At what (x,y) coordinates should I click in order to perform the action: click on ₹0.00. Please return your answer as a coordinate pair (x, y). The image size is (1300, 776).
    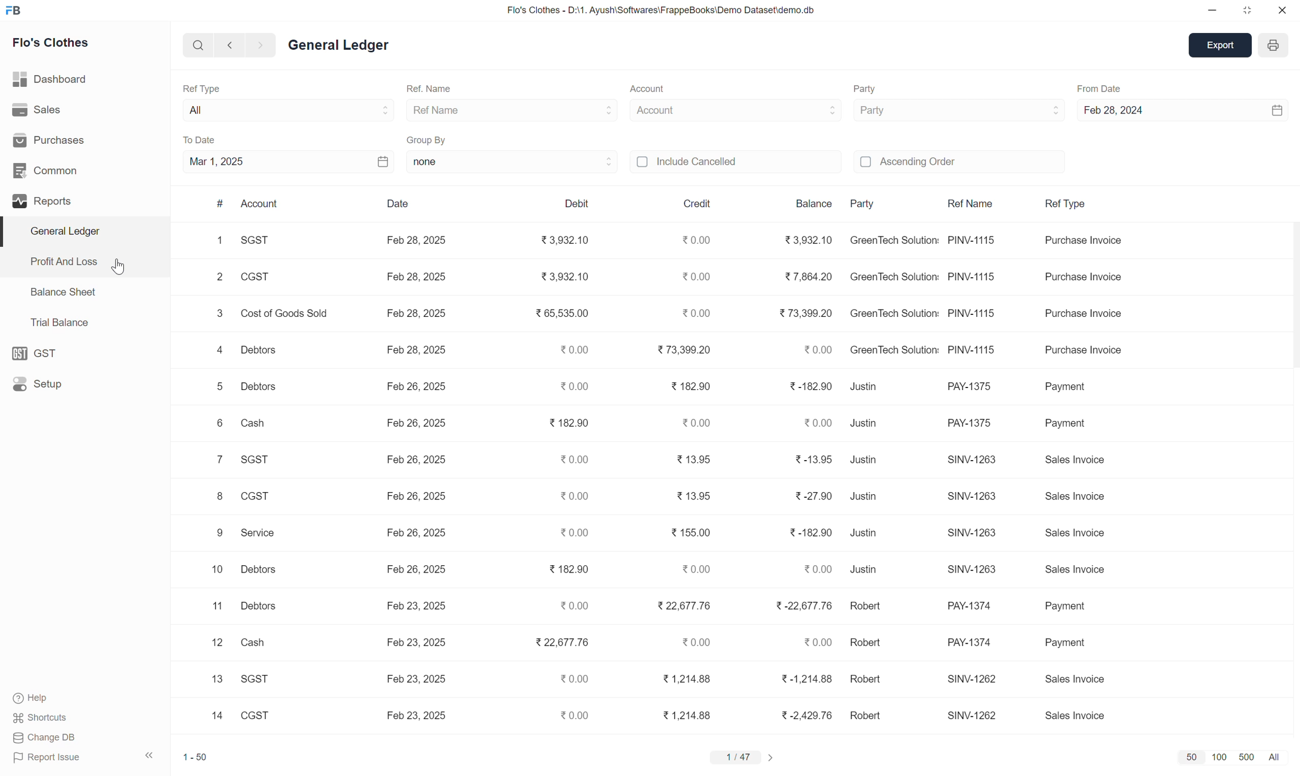
    Looking at the image, I should click on (816, 419).